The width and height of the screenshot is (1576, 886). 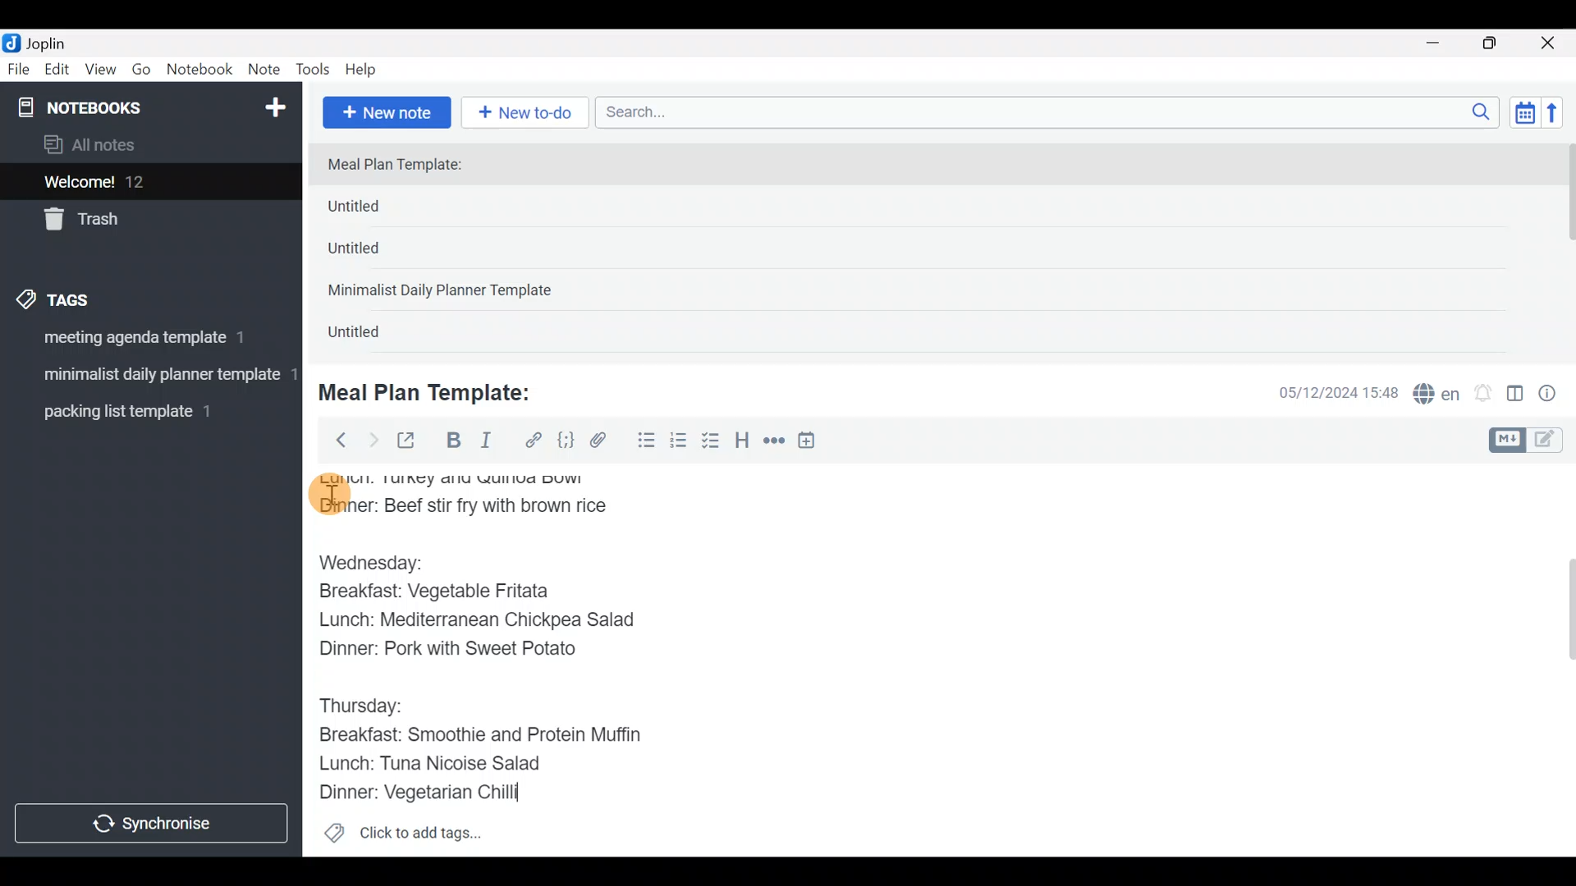 What do you see at coordinates (452, 442) in the screenshot?
I see `Bold` at bounding box center [452, 442].